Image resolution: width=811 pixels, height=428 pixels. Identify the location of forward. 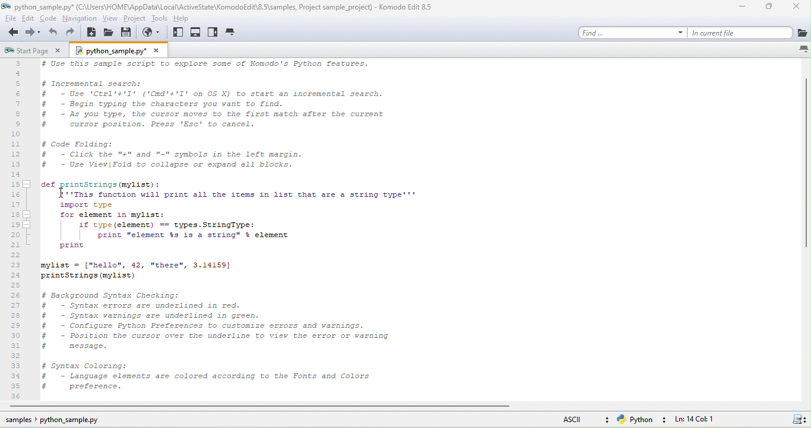
(32, 33).